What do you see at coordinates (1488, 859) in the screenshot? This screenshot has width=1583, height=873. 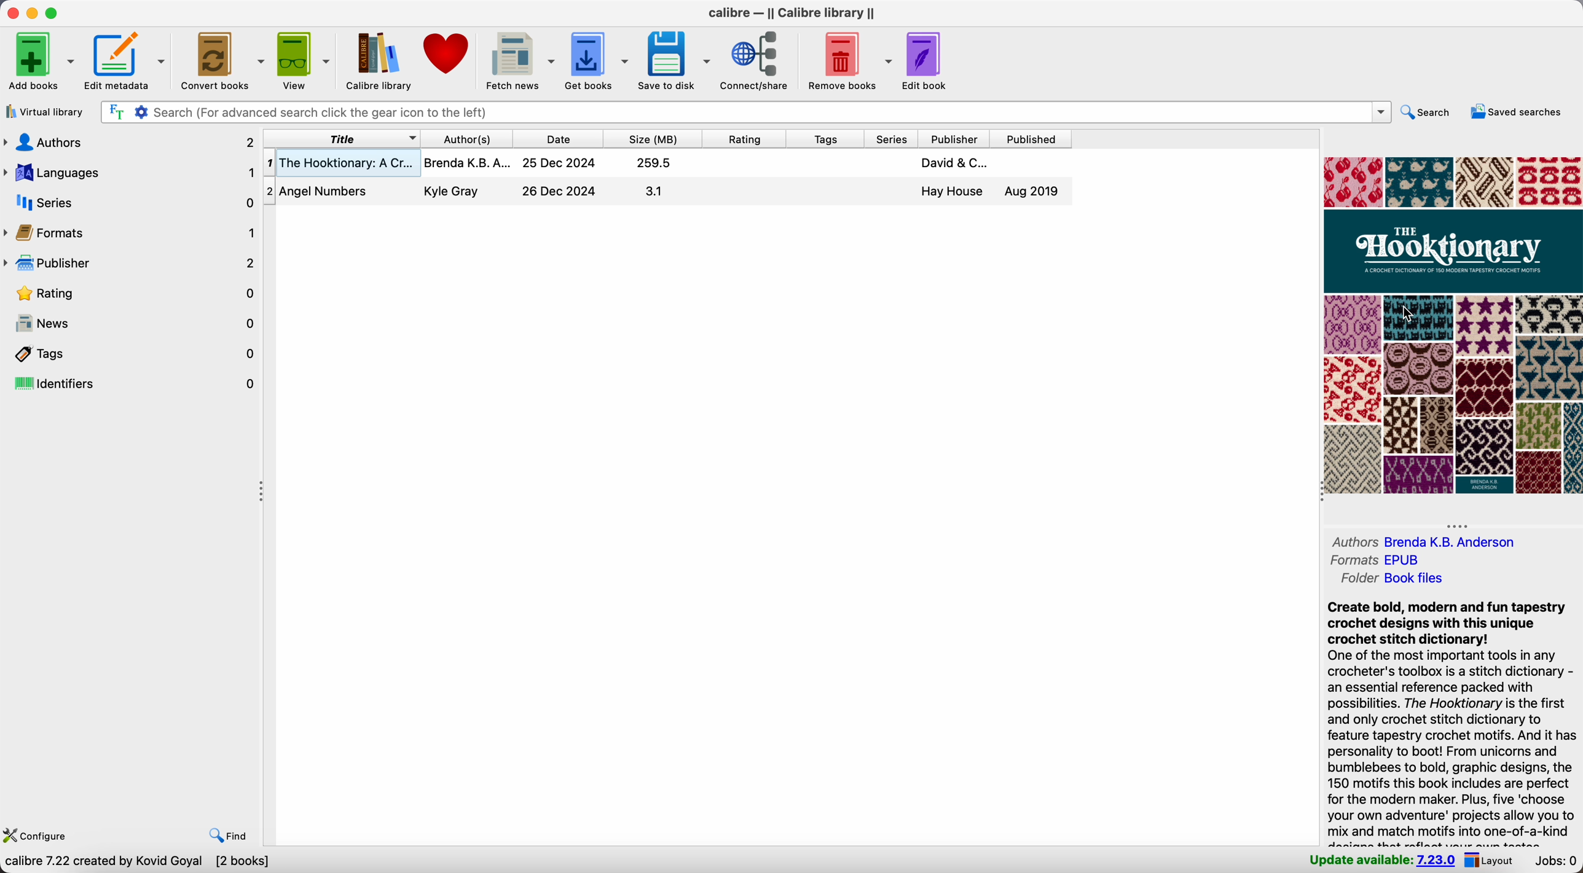 I see `layout` at bounding box center [1488, 859].